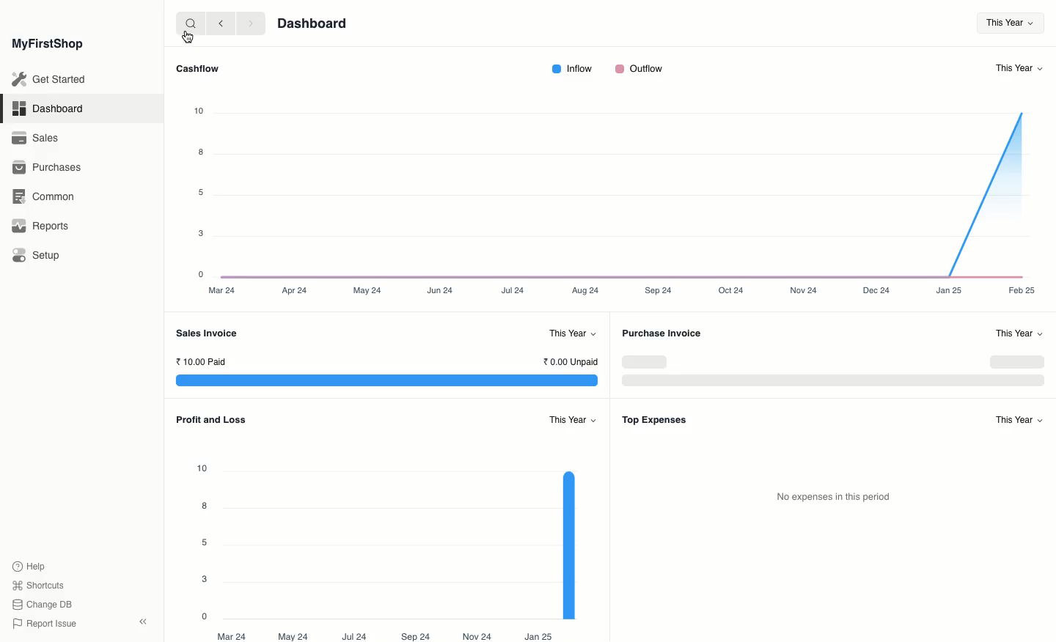 Image resolution: width=1056 pixels, height=642 pixels. I want to click on Setup, so click(36, 256).